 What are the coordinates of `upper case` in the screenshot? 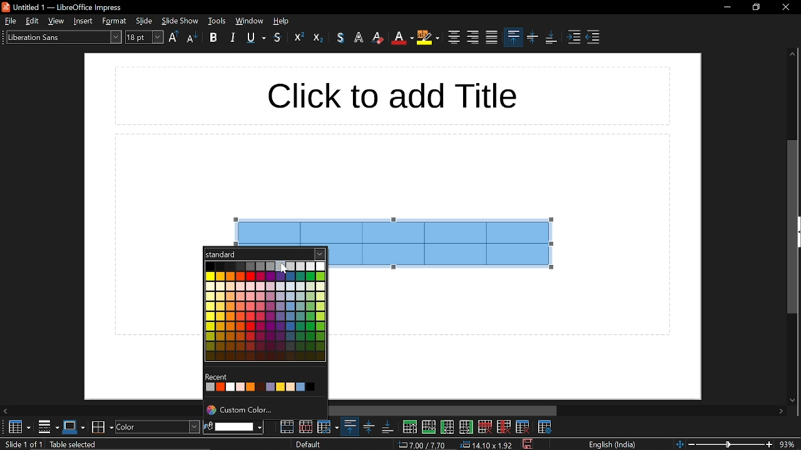 It's located at (173, 36).